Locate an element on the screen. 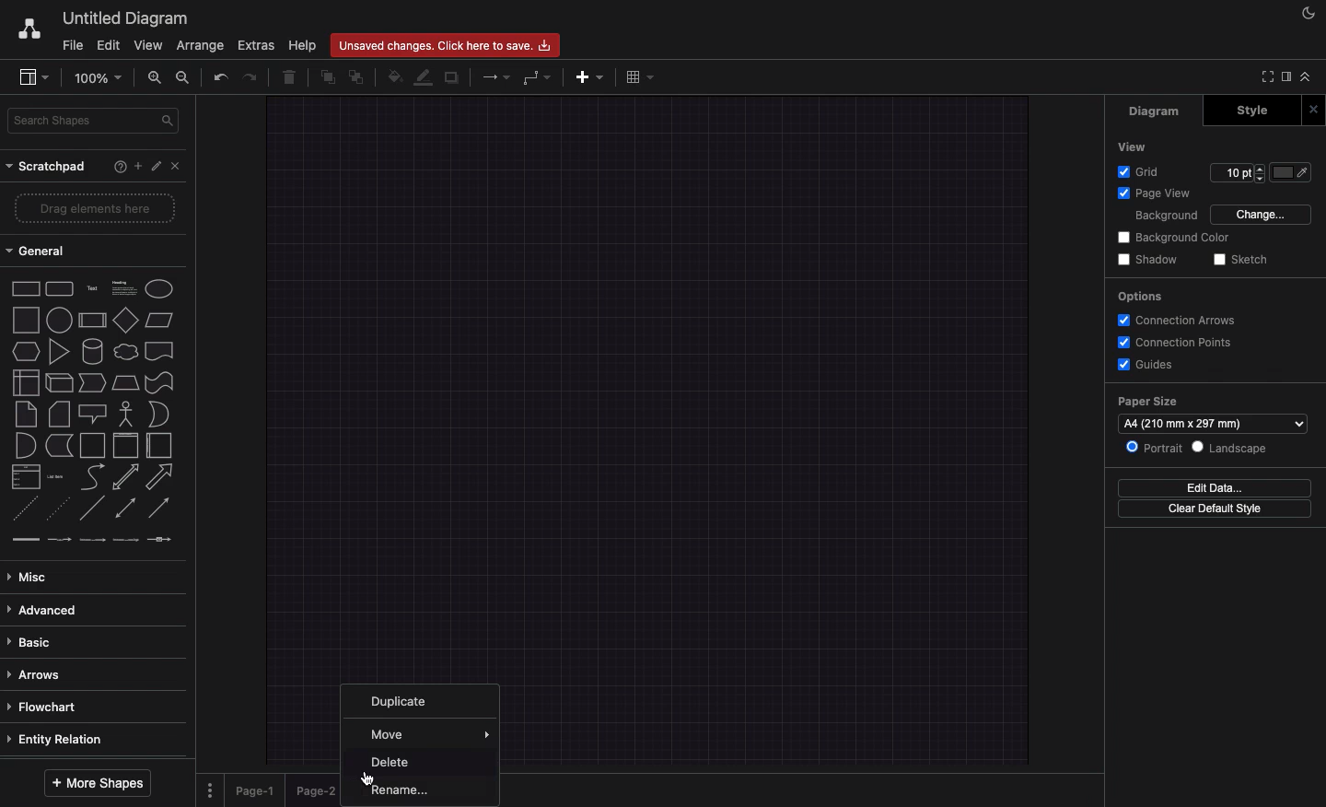 The height and width of the screenshot is (807, 1326). Background is located at coordinates (1166, 216).